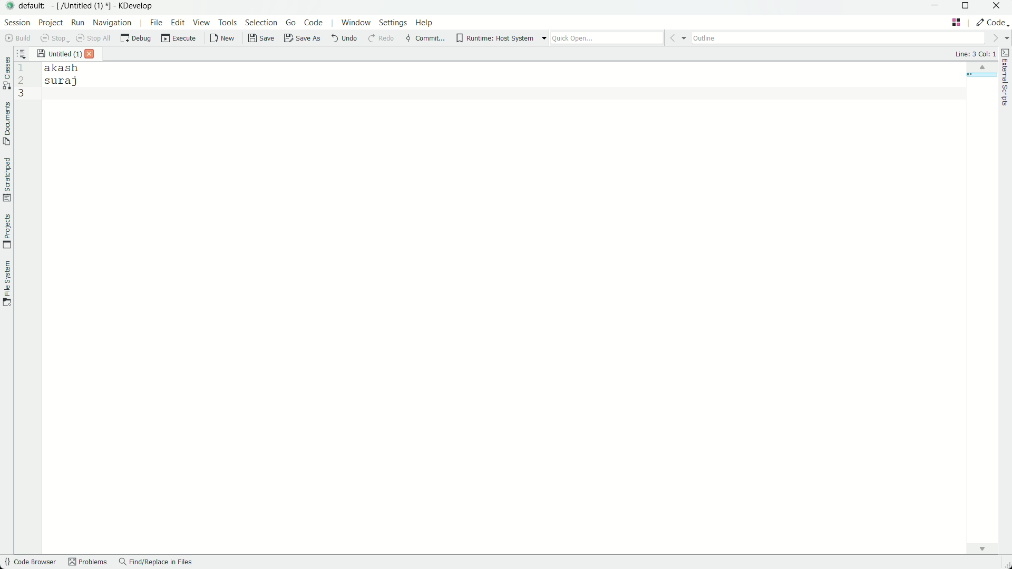 The height and width of the screenshot is (569, 1012). What do you see at coordinates (424, 40) in the screenshot?
I see `commit` at bounding box center [424, 40].